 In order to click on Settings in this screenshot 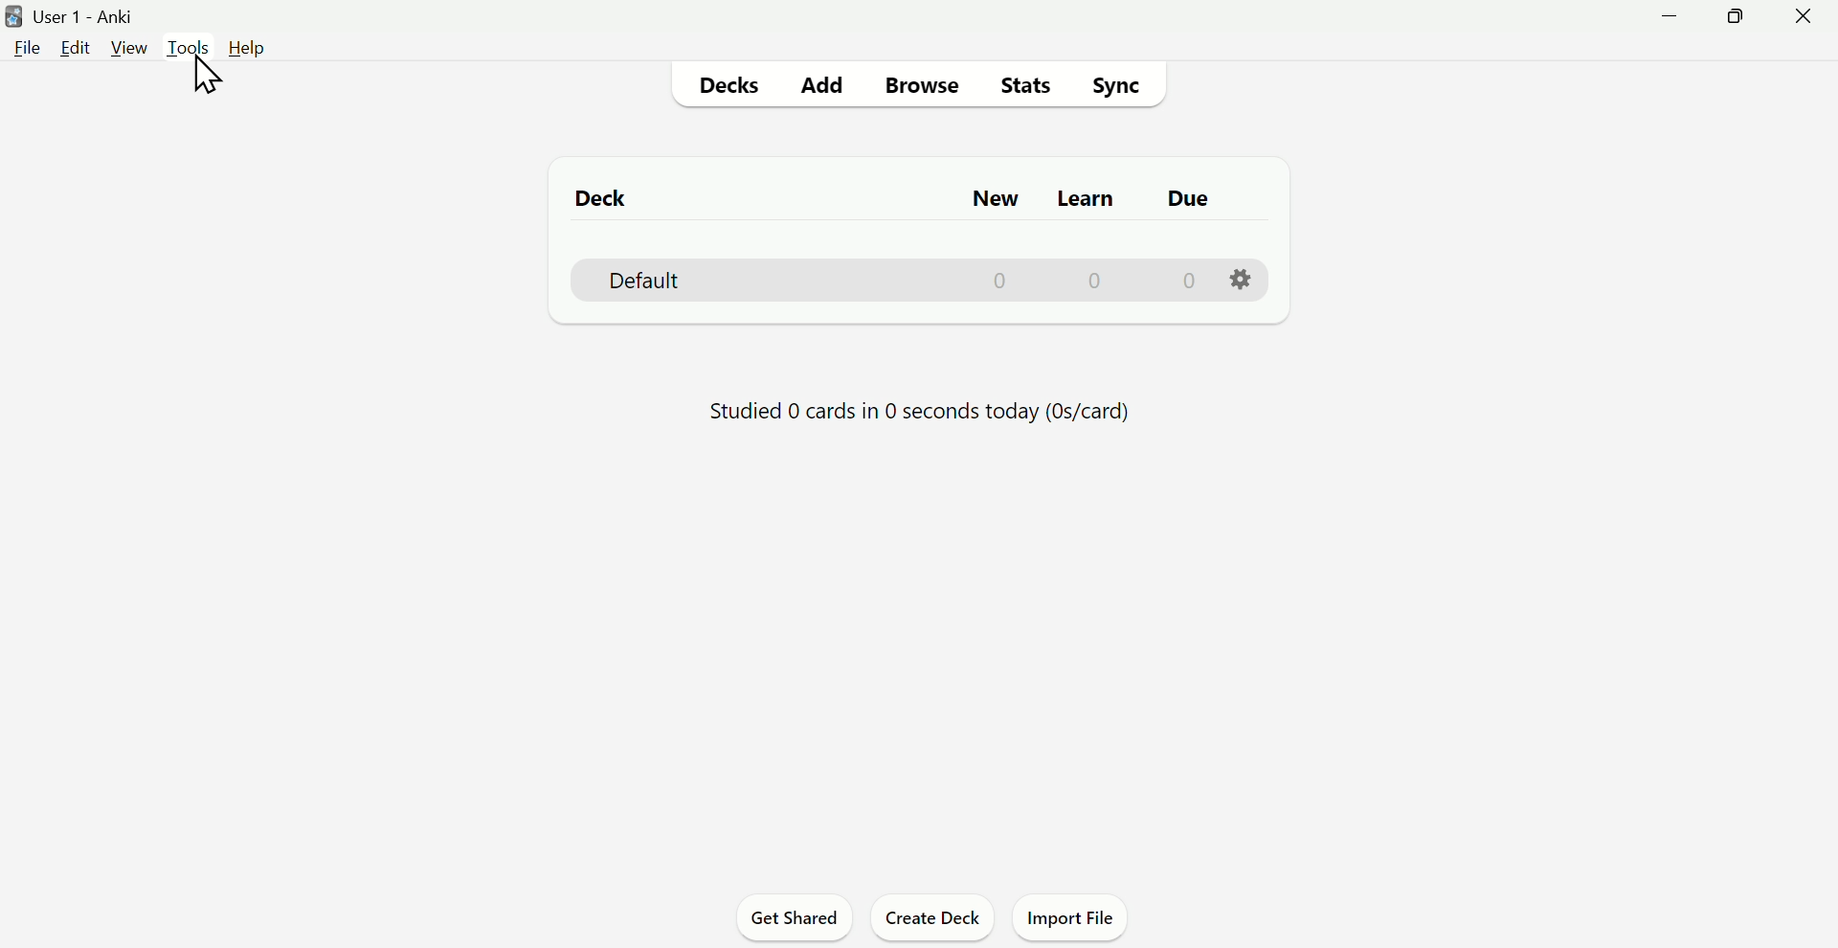, I will do `click(1241, 281)`.